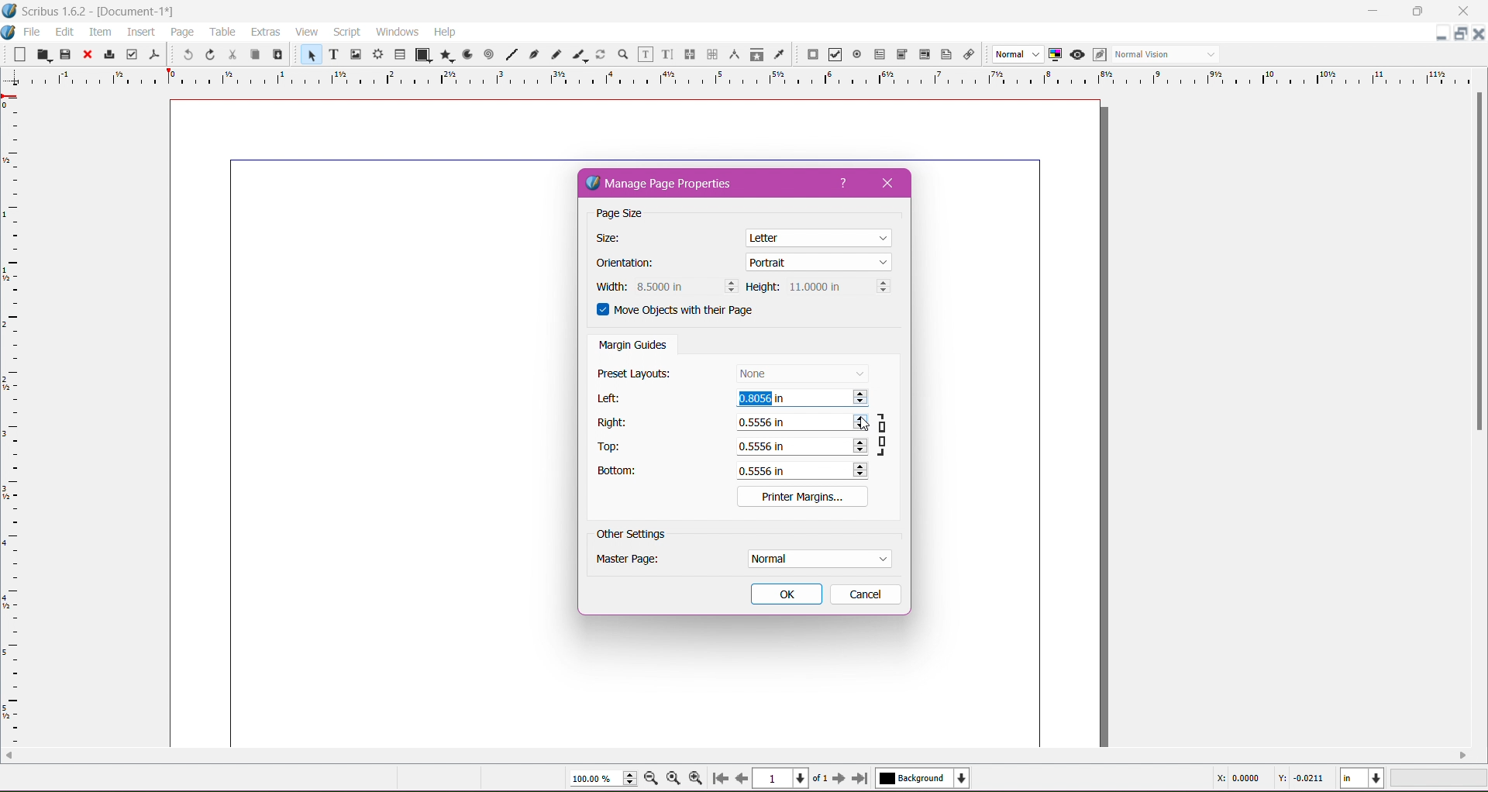 The height and width of the screenshot is (792, 1488). What do you see at coordinates (970, 56) in the screenshot?
I see `Link Annotation` at bounding box center [970, 56].